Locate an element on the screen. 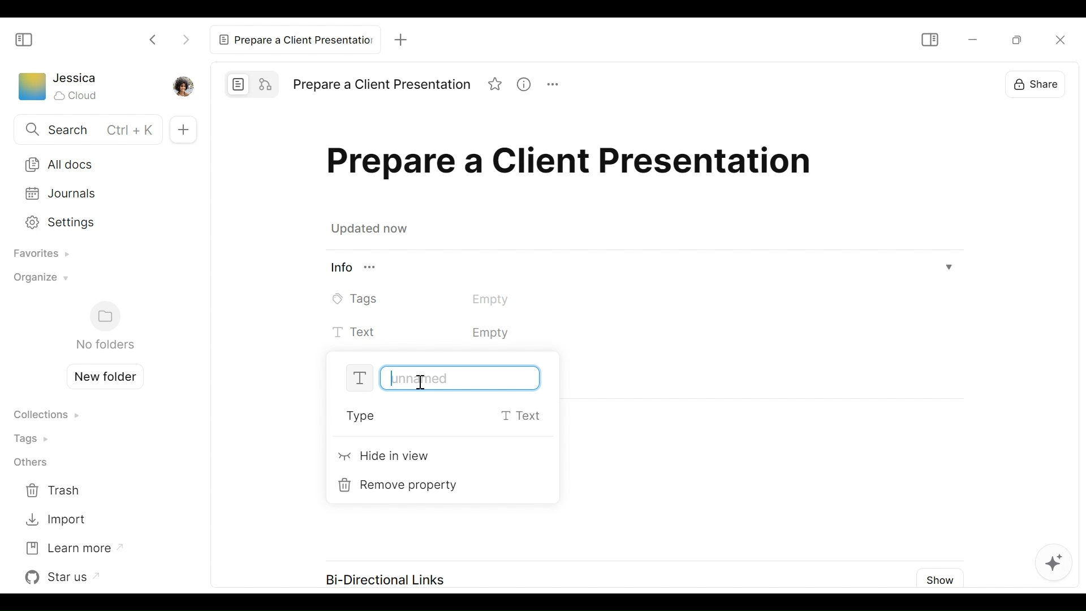 The height and width of the screenshot is (611, 1086). Bi-Directional Links is located at coordinates (385, 580).